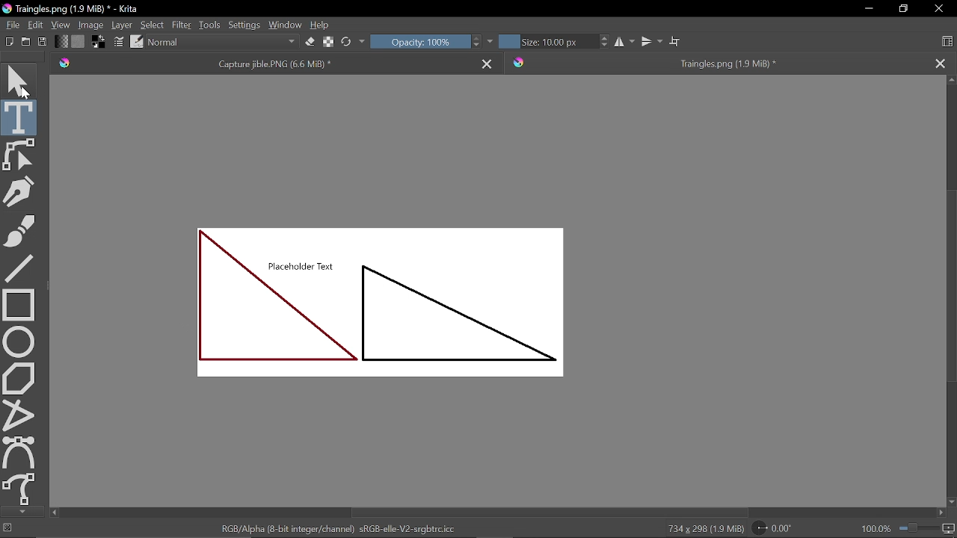 This screenshot has width=957, height=538. Describe the element at coordinates (12, 25) in the screenshot. I see `File` at that location.